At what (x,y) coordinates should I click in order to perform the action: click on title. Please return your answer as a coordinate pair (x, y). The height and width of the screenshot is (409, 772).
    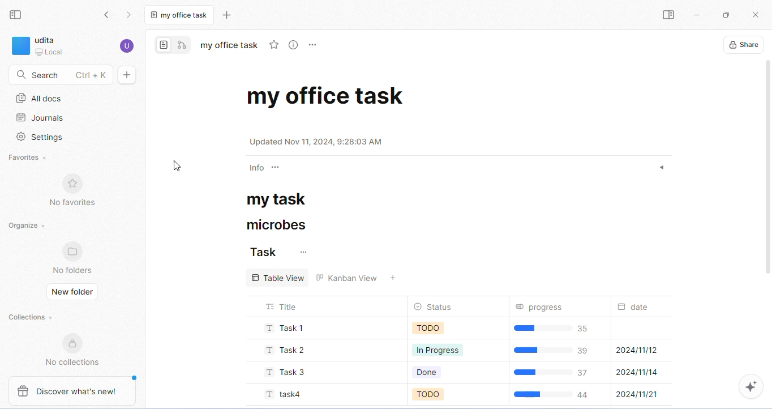
    Looking at the image, I should click on (283, 305).